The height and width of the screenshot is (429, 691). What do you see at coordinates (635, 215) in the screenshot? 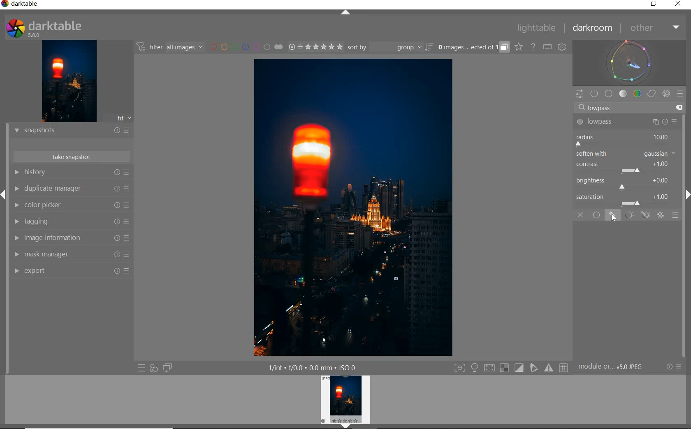
I see `MASK OPTIONS` at bounding box center [635, 215].